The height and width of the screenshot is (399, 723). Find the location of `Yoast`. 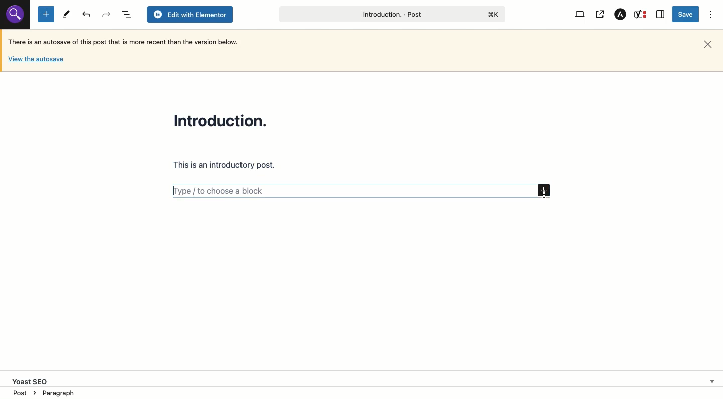

Yoast is located at coordinates (641, 15).